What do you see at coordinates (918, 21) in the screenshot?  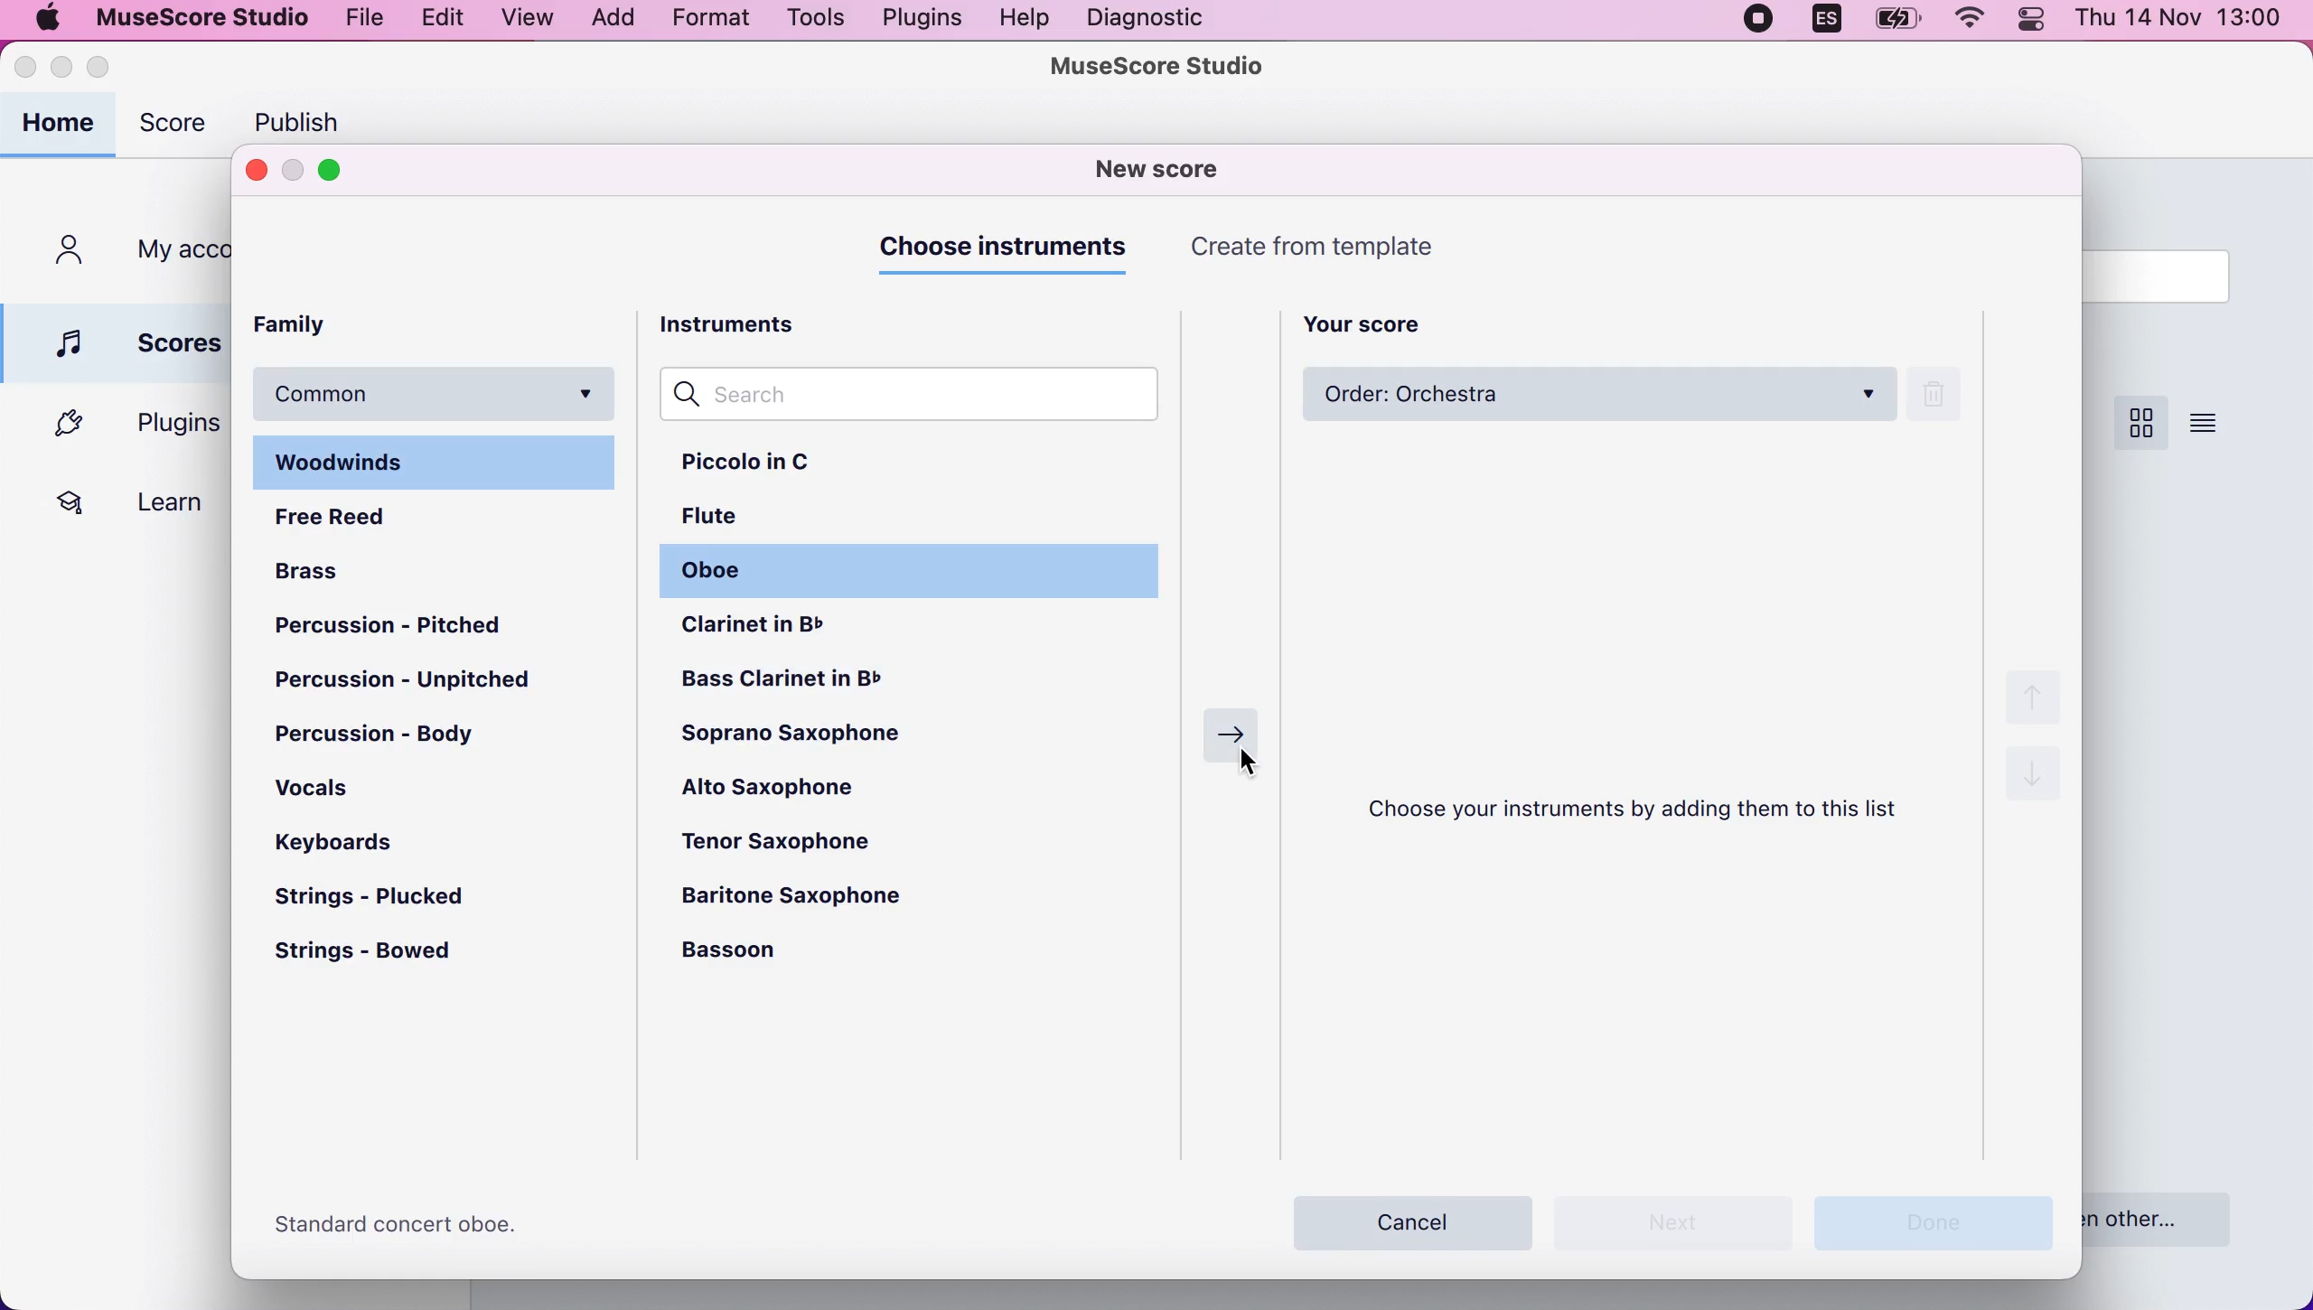 I see `plugins` at bounding box center [918, 21].